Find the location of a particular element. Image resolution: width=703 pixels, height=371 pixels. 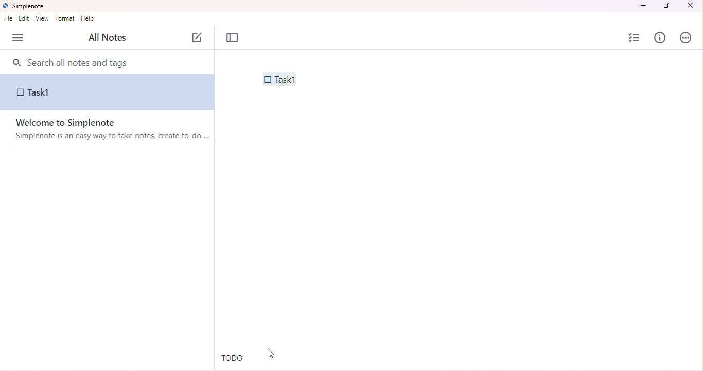

file is located at coordinates (8, 19).